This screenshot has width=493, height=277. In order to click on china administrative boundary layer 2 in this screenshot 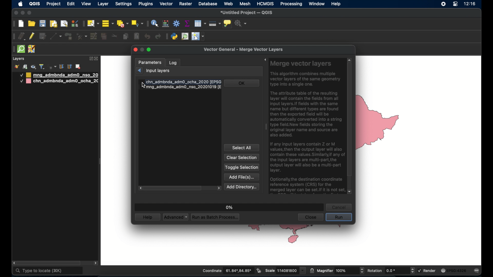, I will do `click(59, 82)`.